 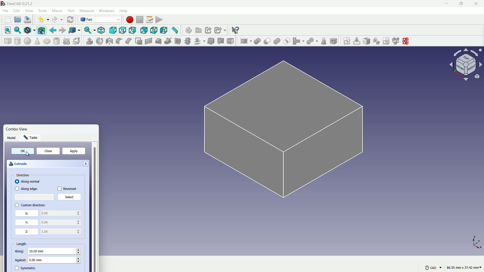 I want to click on go back, so click(x=53, y=30).